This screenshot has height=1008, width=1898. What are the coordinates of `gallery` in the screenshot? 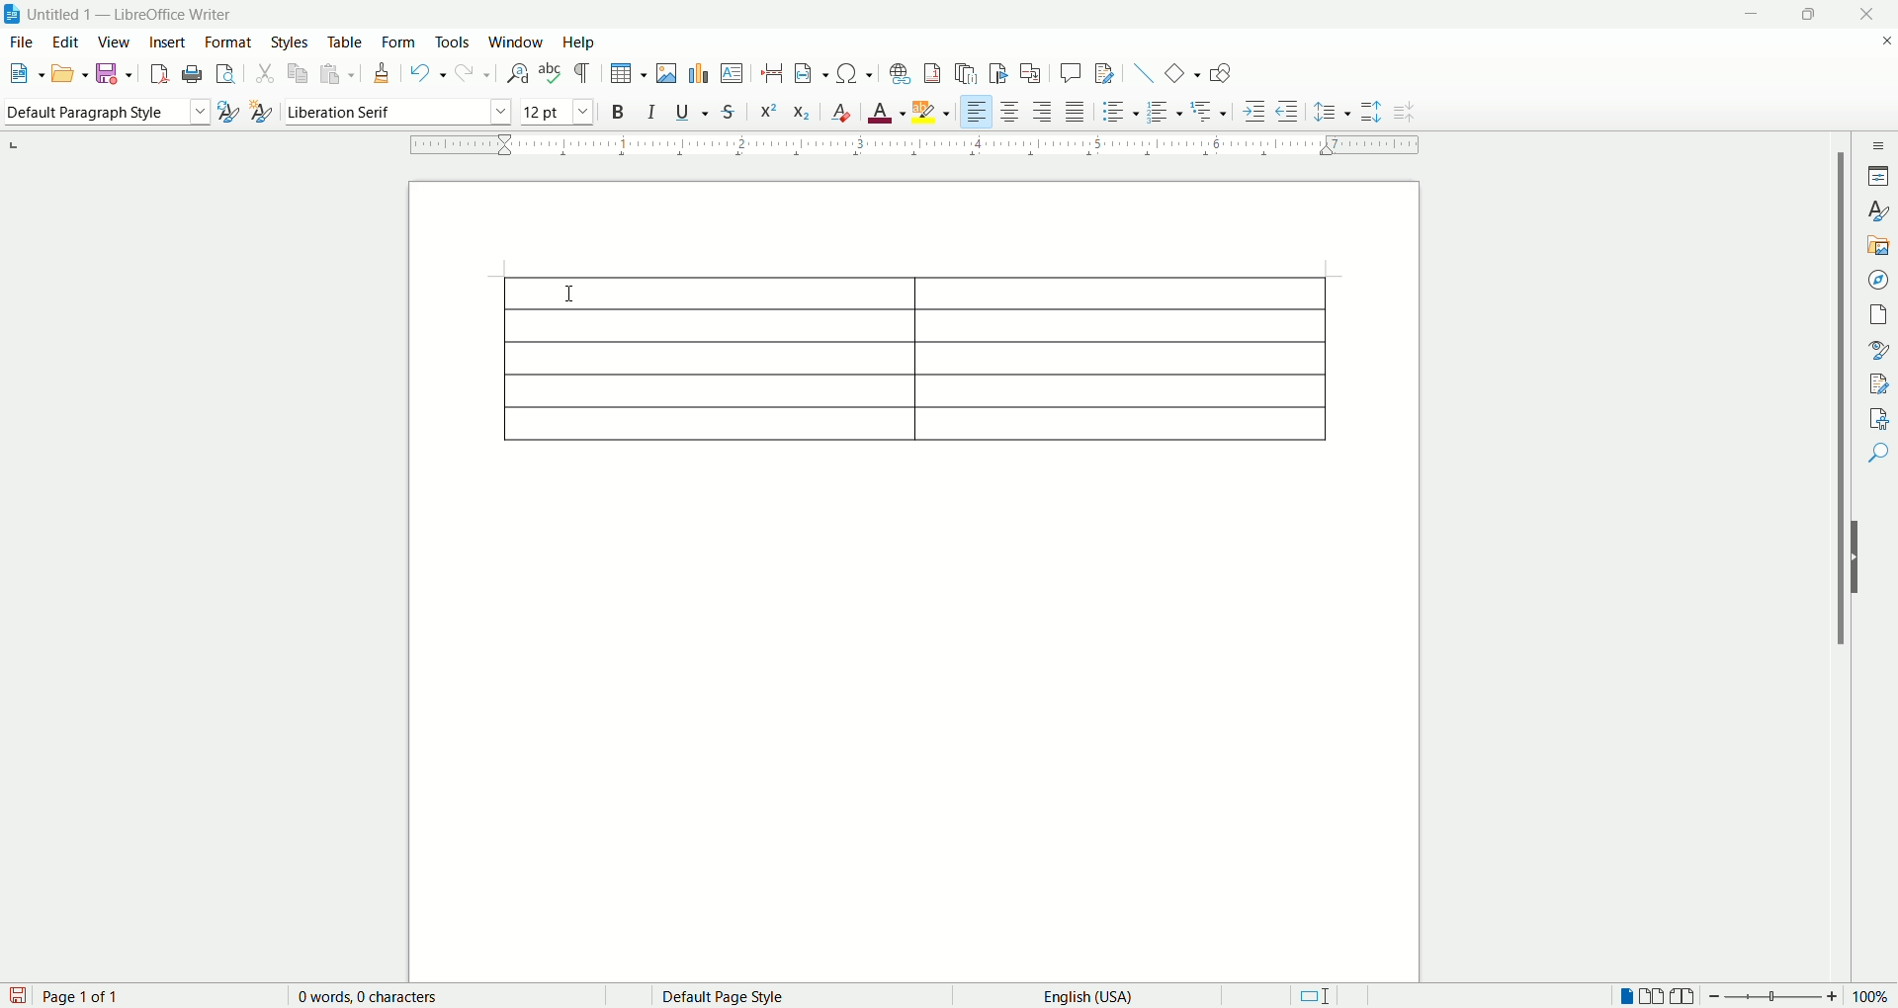 It's located at (1878, 246).